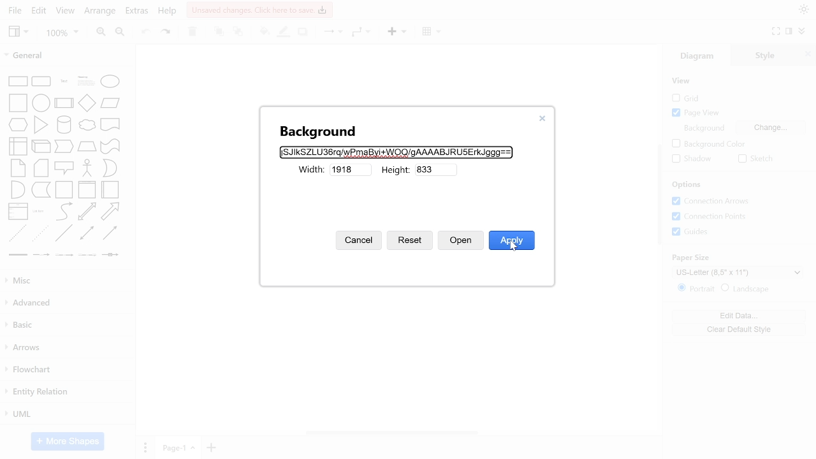 The height and width of the screenshot is (459, 816). I want to click on view, so click(18, 32).